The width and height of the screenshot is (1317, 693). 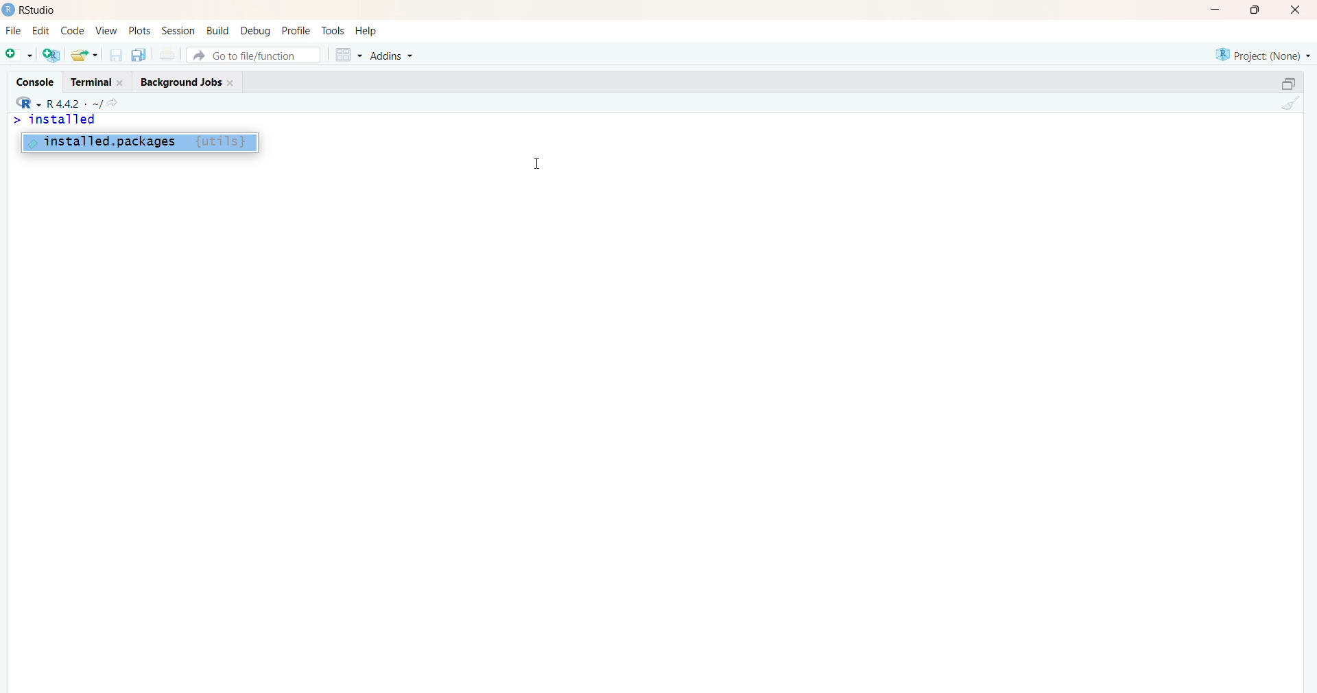 What do you see at coordinates (256, 31) in the screenshot?
I see `debug` at bounding box center [256, 31].